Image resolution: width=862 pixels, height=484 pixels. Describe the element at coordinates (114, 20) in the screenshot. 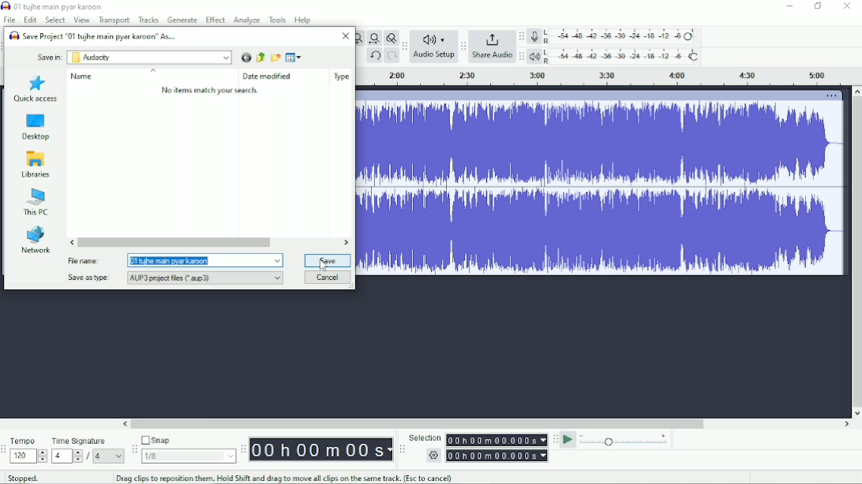

I see `Transport` at that location.